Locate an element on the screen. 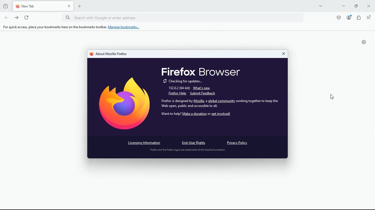 The image size is (375, 210). back is located at coordinates (6, 18).